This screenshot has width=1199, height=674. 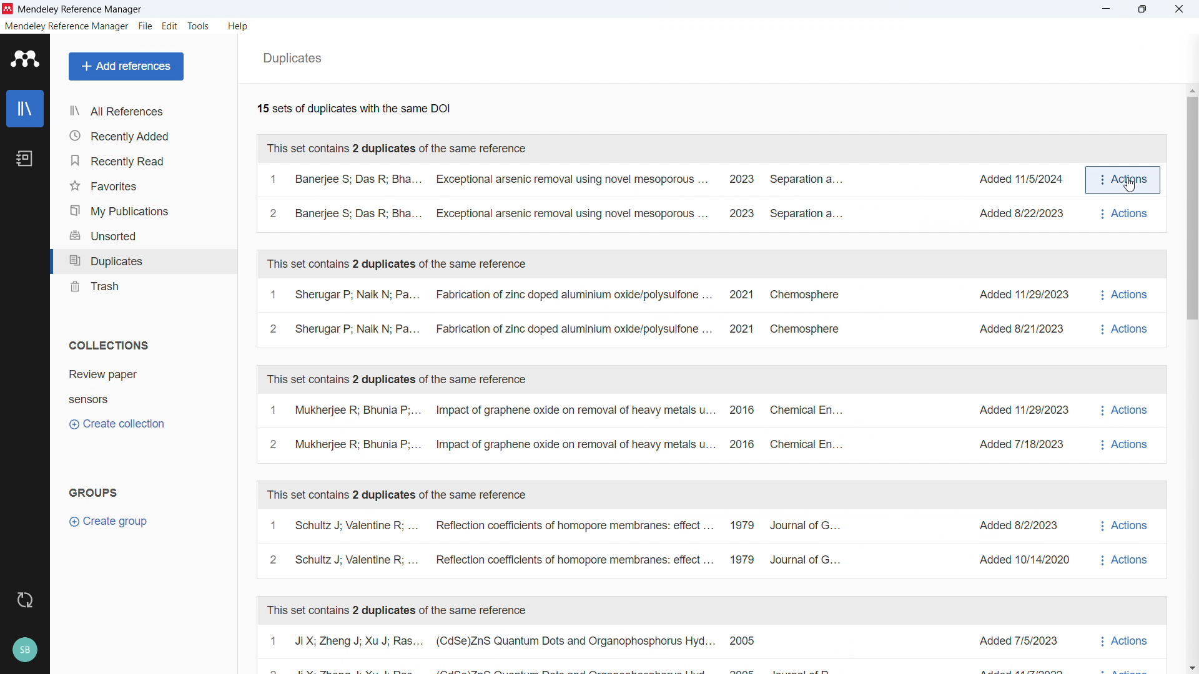 What do you see at coordinates (126, 66) in the screenshot?
I see `Add reference ` at bounding box center [126, 66].